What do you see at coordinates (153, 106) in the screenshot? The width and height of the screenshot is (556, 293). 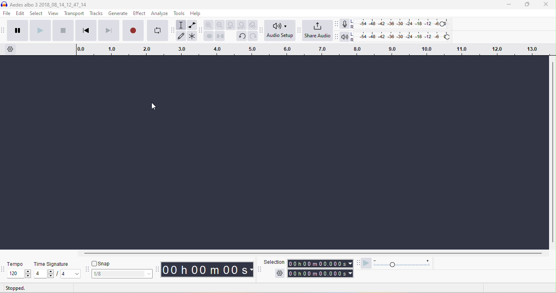 I see `cursor` at bounding box center [153, 106].